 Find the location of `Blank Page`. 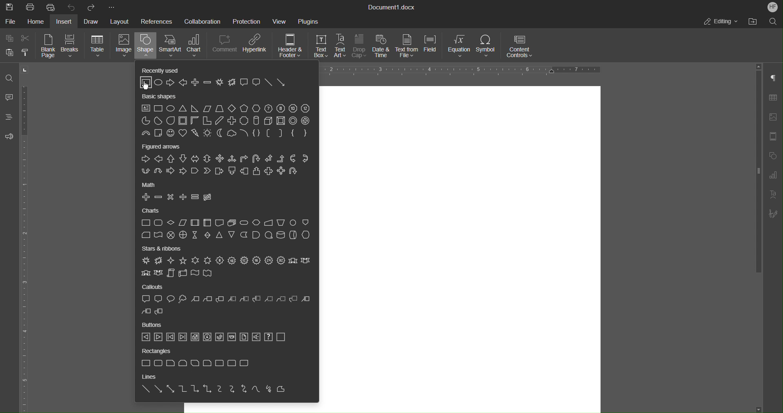

Blank Page is located at coordinates (49, 47).